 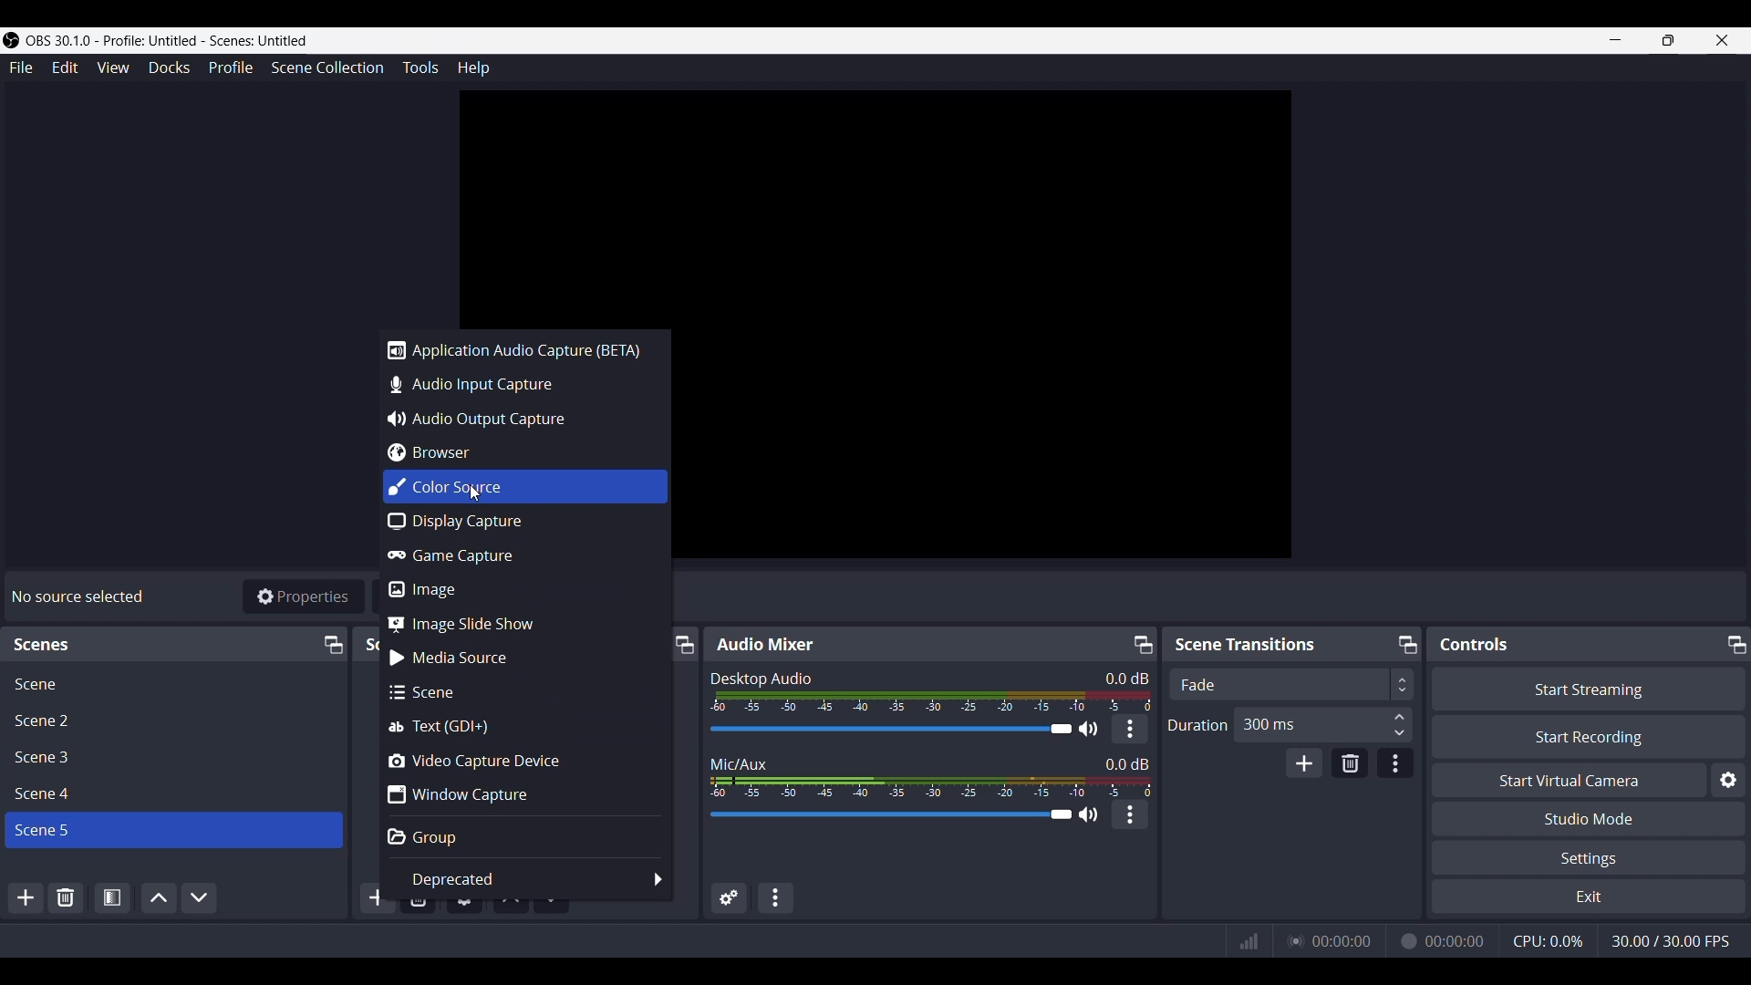 I want to click on Scene Transition adjuster, so click(x=1289, y=684).